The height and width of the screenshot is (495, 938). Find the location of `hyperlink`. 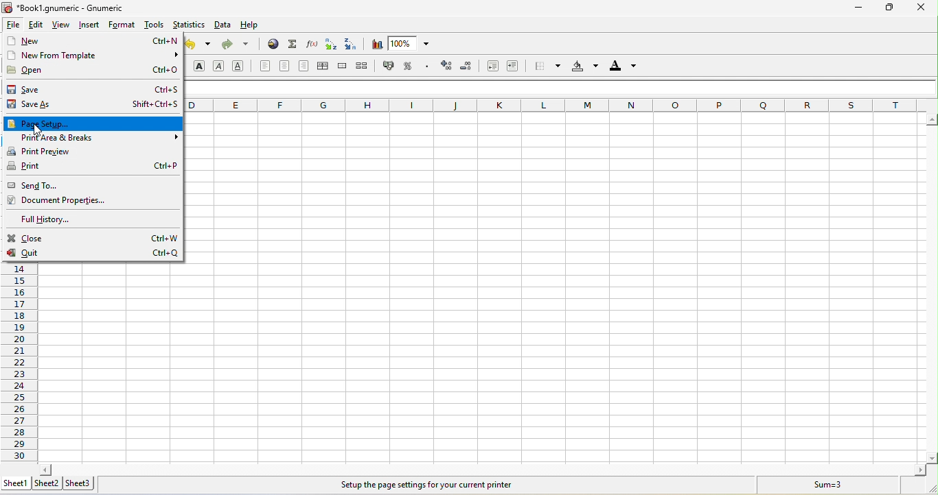

hyperlink is located at coordinates (271, 45).